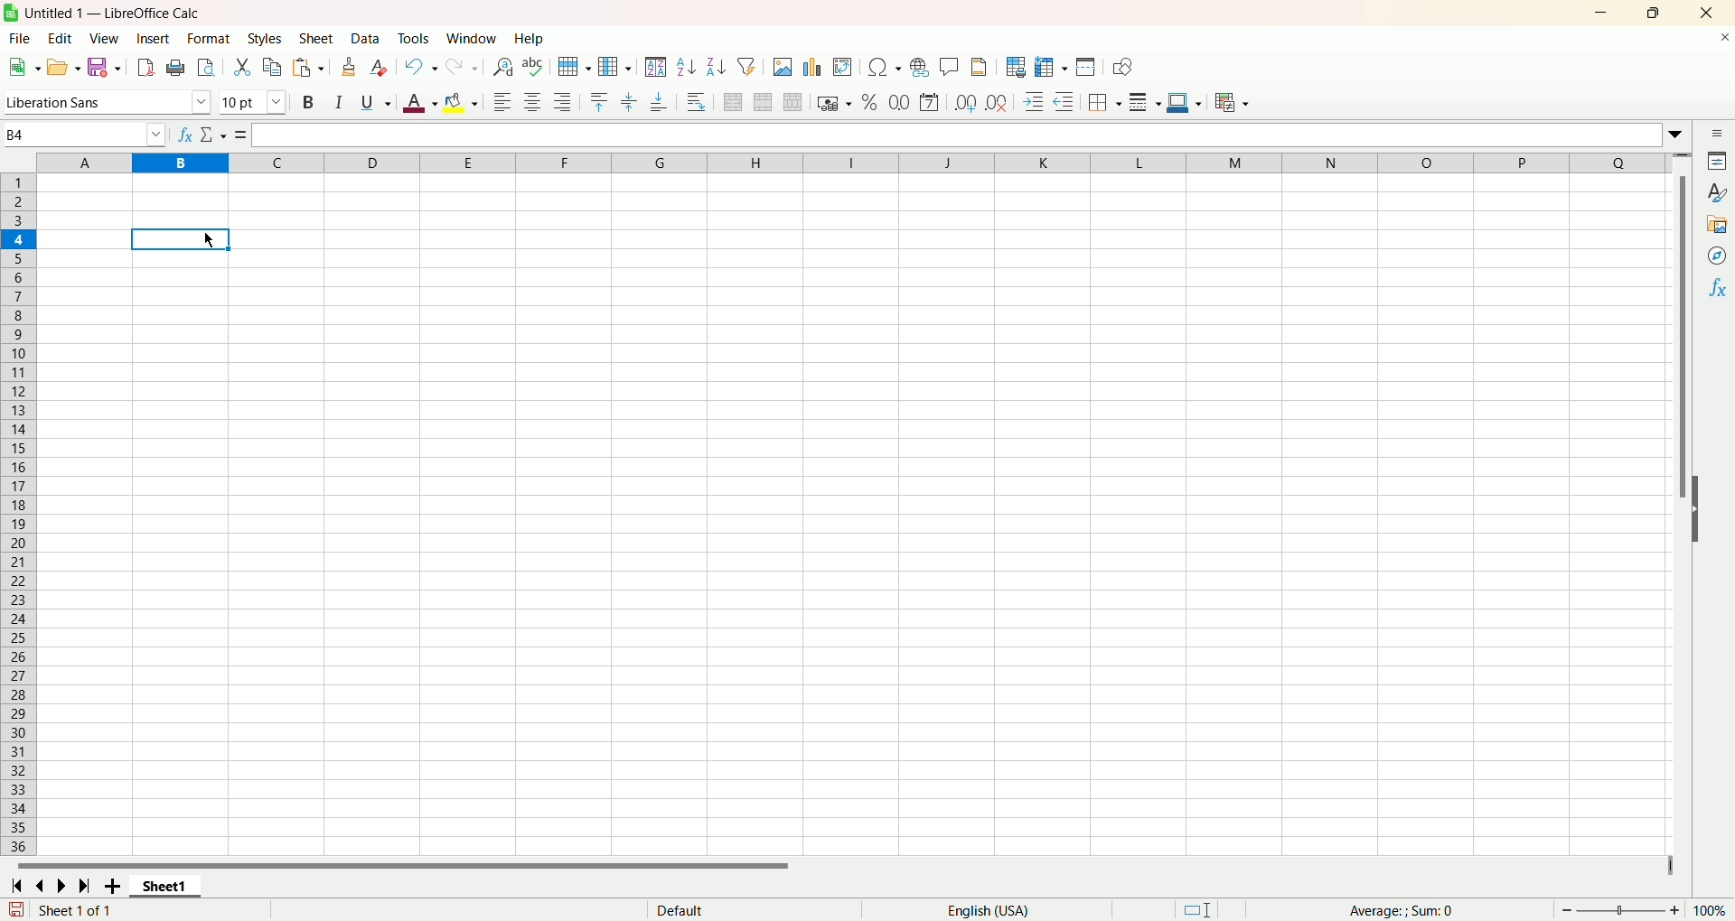  I want to click on font size, so click(254, 103).